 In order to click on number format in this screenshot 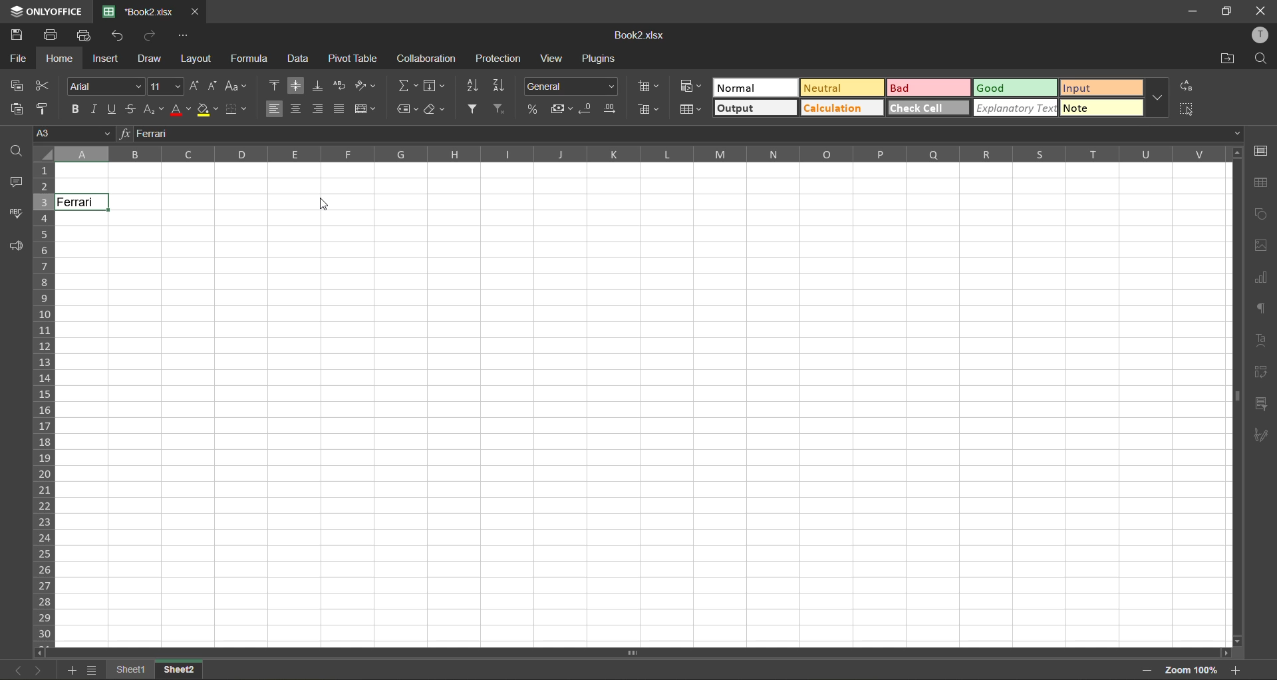, I will do `click(570, 85)`.